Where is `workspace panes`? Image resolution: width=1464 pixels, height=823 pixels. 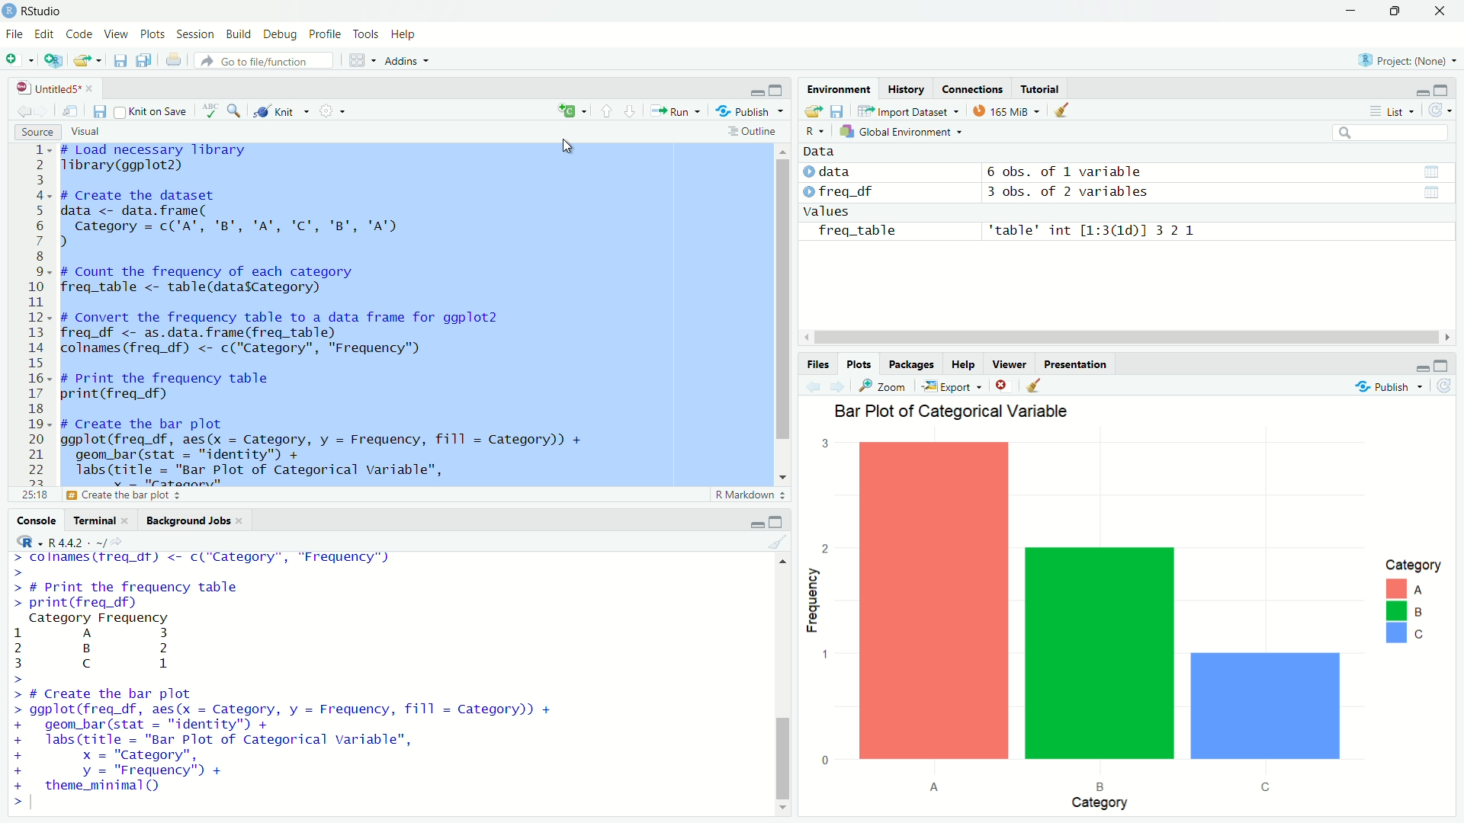
workspace panes is located at coordinates (360, 62).